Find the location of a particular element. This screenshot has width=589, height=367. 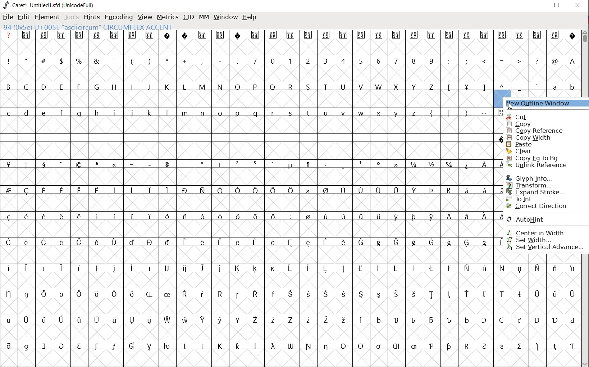

glyph info is located at coordinates (536, 178).